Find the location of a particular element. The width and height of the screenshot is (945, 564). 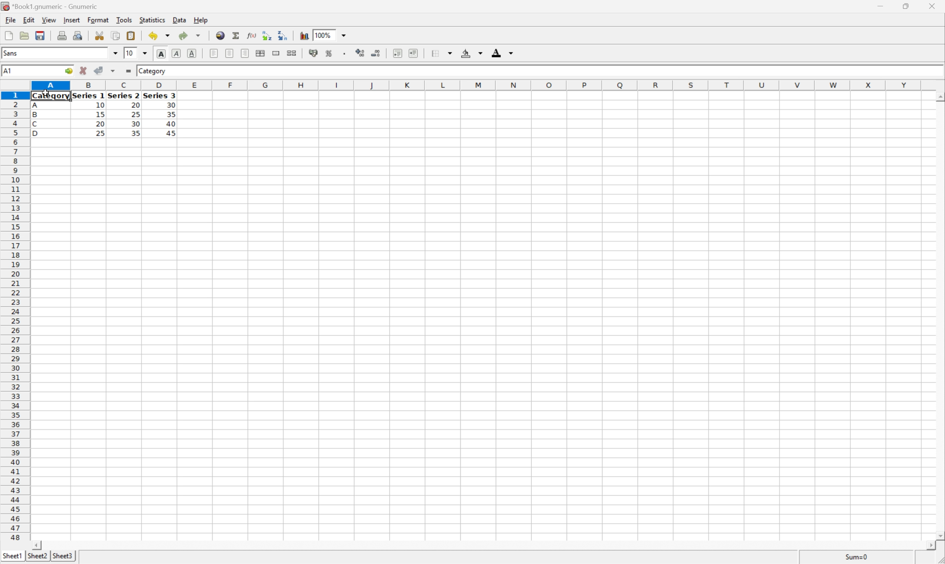

Decrease the number of decimals displayed is located at coordinates (375, 52).